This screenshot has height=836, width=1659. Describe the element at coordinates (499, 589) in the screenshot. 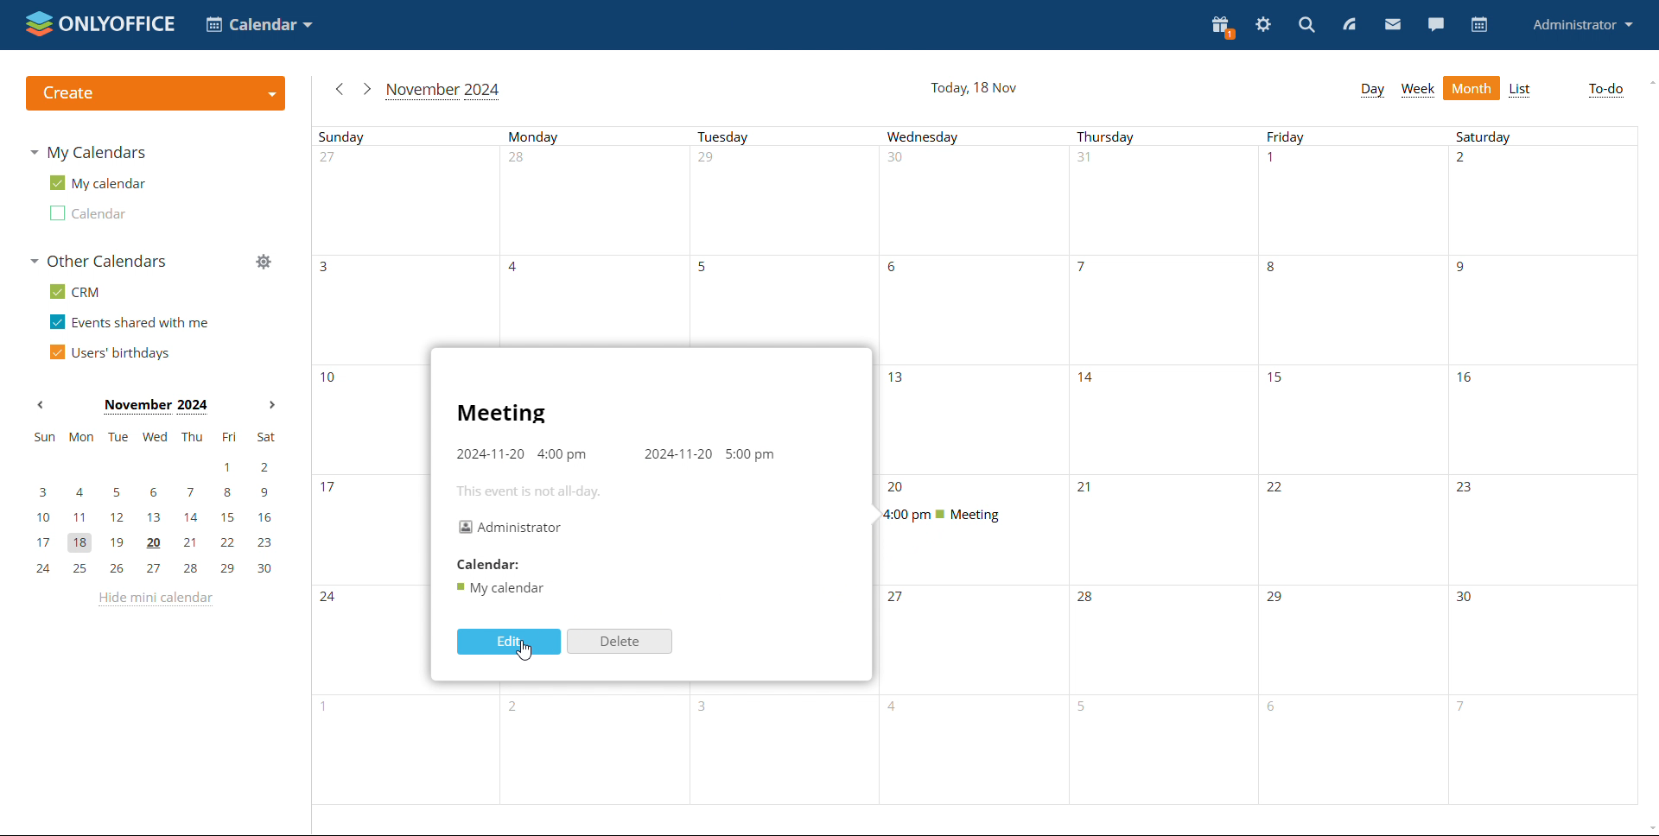

I see `meeting calendar` at that location.